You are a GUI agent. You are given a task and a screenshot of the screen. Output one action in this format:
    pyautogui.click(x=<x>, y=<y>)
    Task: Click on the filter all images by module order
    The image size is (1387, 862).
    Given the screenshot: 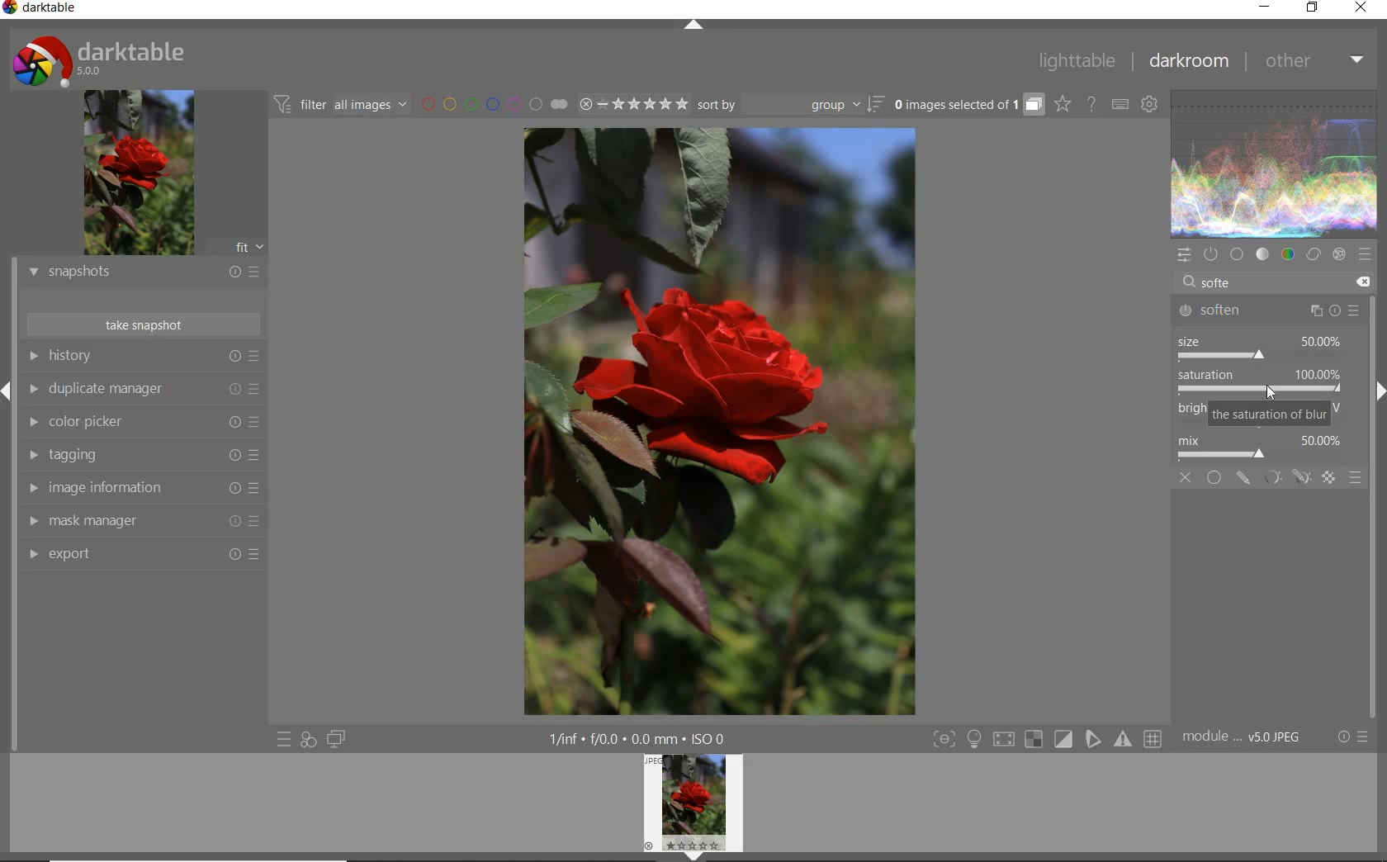 What is the action you would take?
    pyautogui.click(x=339, y=104)
    